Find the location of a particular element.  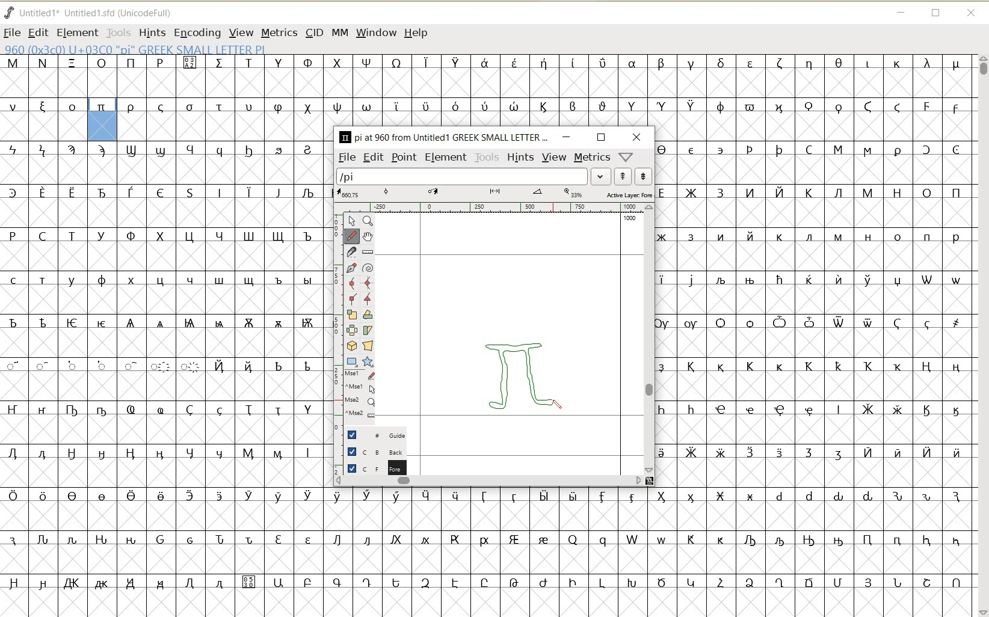

Magnify is located at coordinates (369, 222).